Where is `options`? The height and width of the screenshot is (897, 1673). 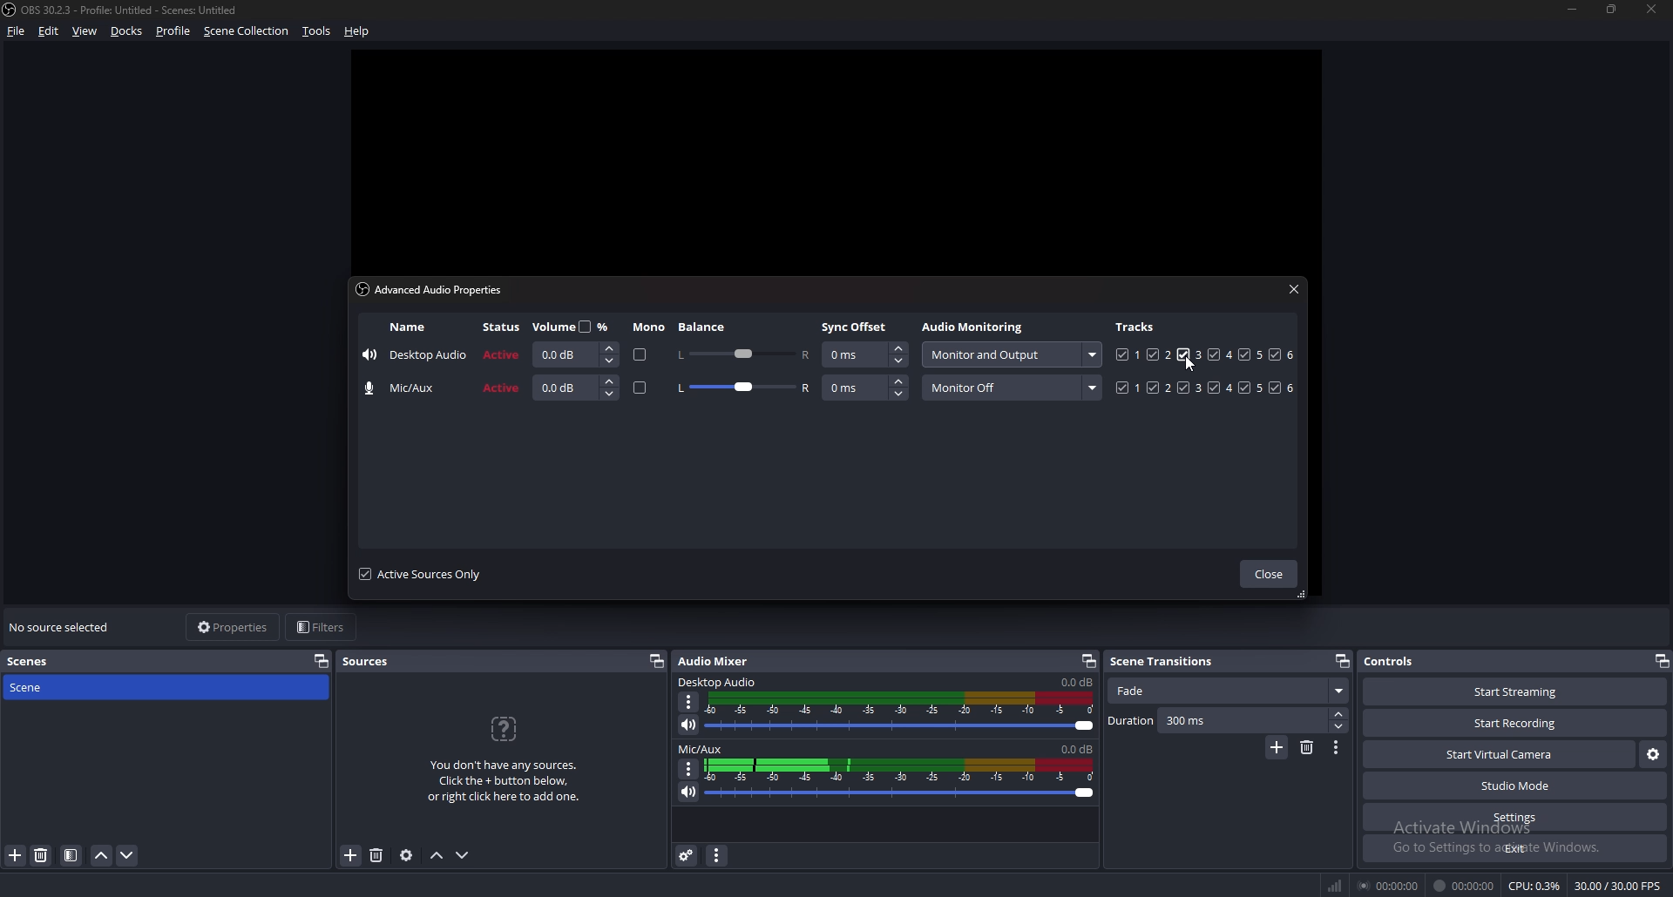
options is located at coordinates (689, 768).